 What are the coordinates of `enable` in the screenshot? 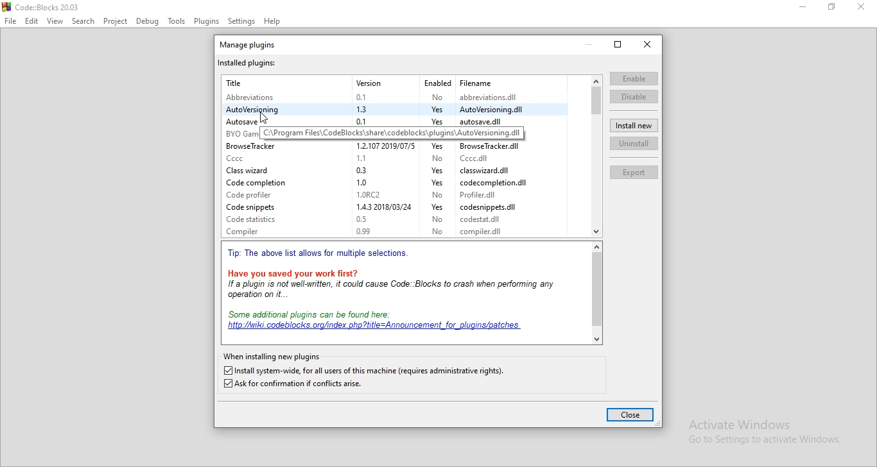 It's located at (635, 79).